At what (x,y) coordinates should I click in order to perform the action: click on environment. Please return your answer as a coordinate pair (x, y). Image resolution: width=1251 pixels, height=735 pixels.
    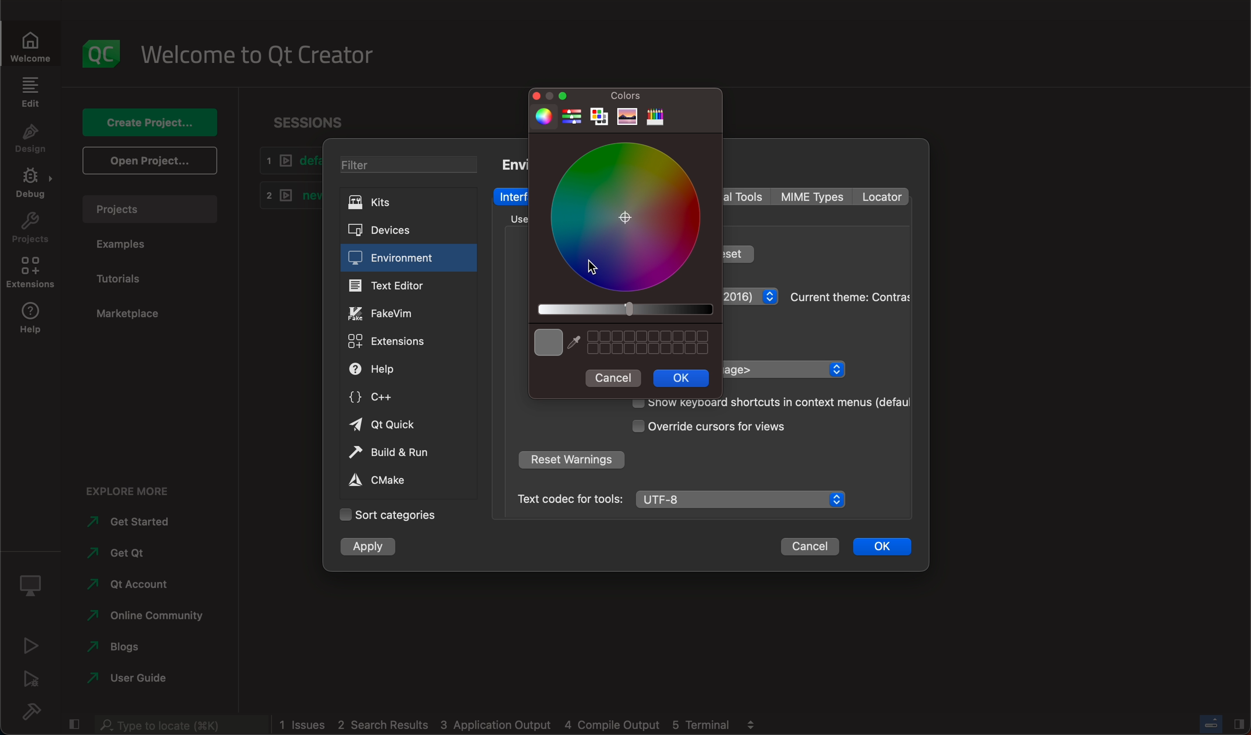
    Looking at the image, I should click on (408, 258).